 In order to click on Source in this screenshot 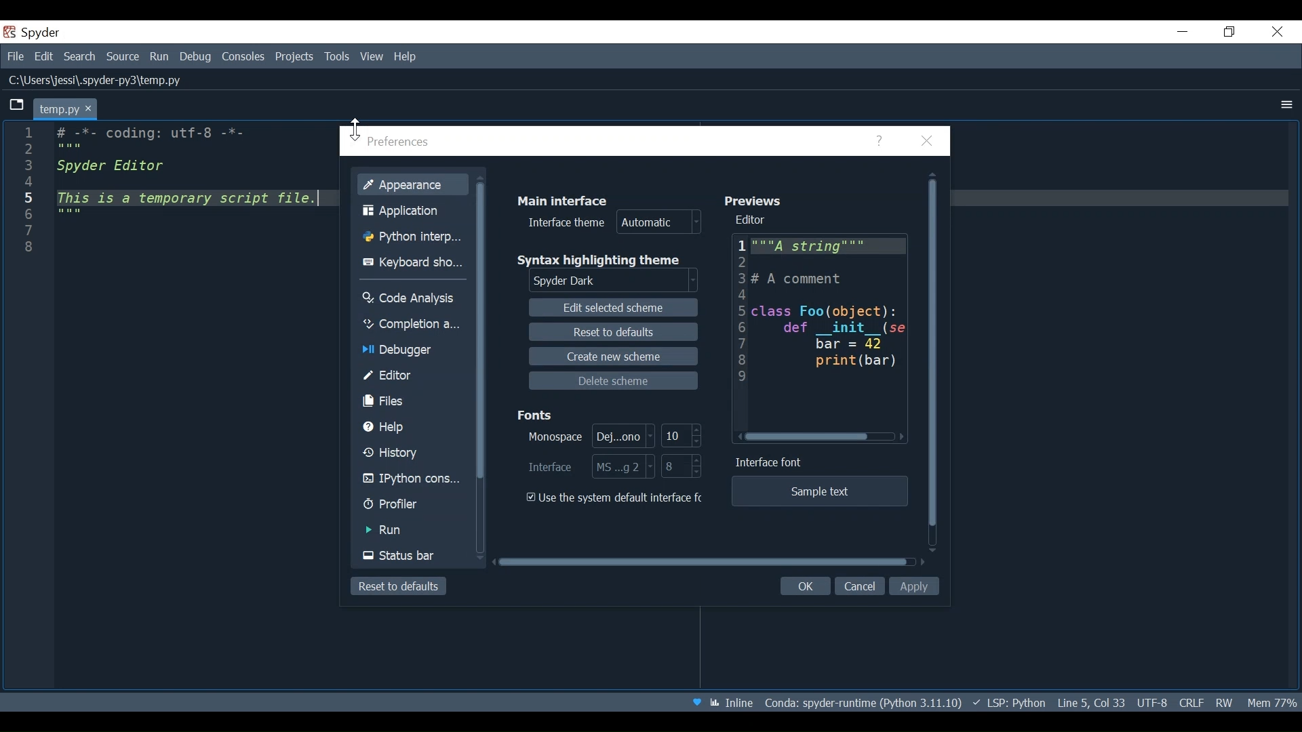, I will do `click(123, 56)`.